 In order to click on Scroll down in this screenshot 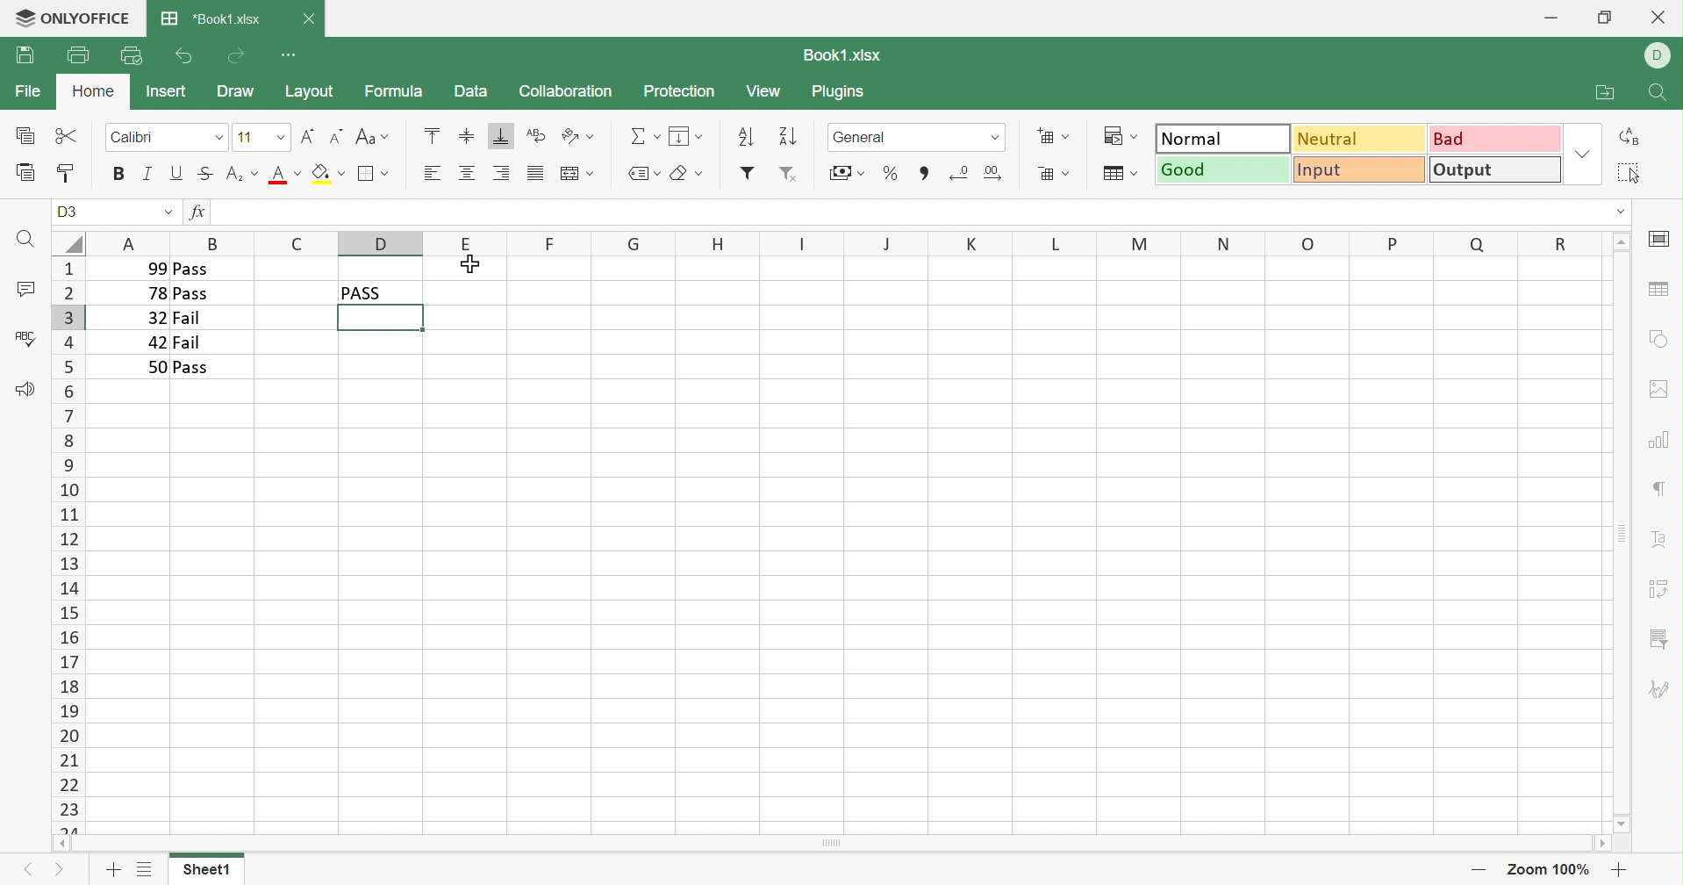, I will do `click(1623, 824)`.